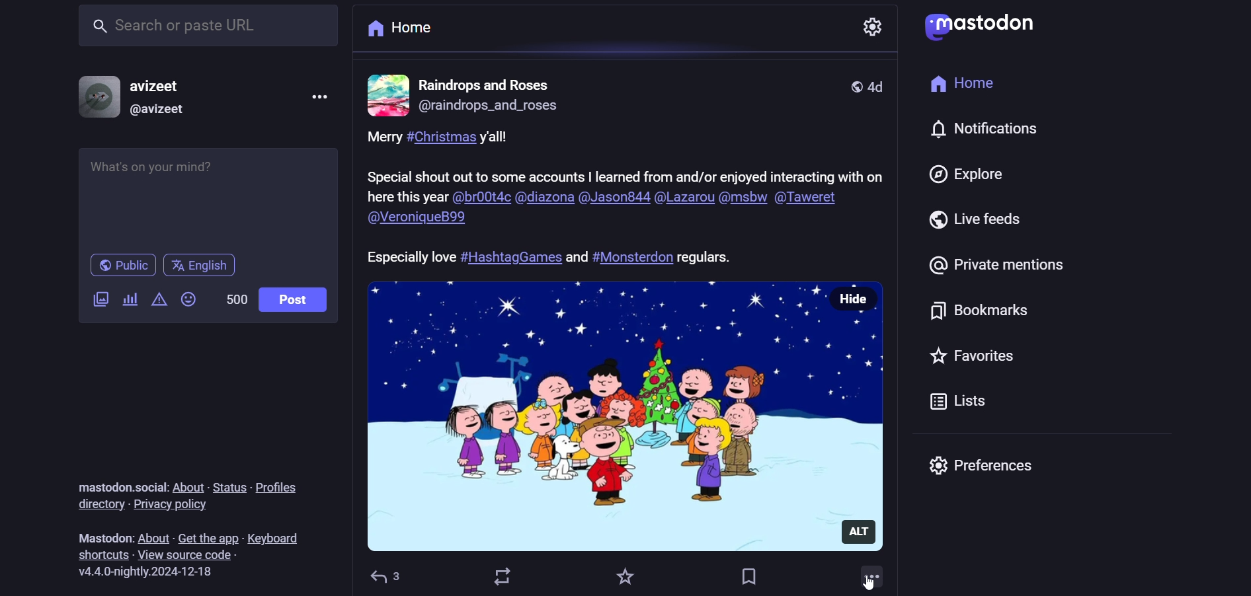 This screenshot has width=1251, height=596. What do you see at coordinates (853, 86) in the screenshot?
I see `global` at bounding box center [853, 86].